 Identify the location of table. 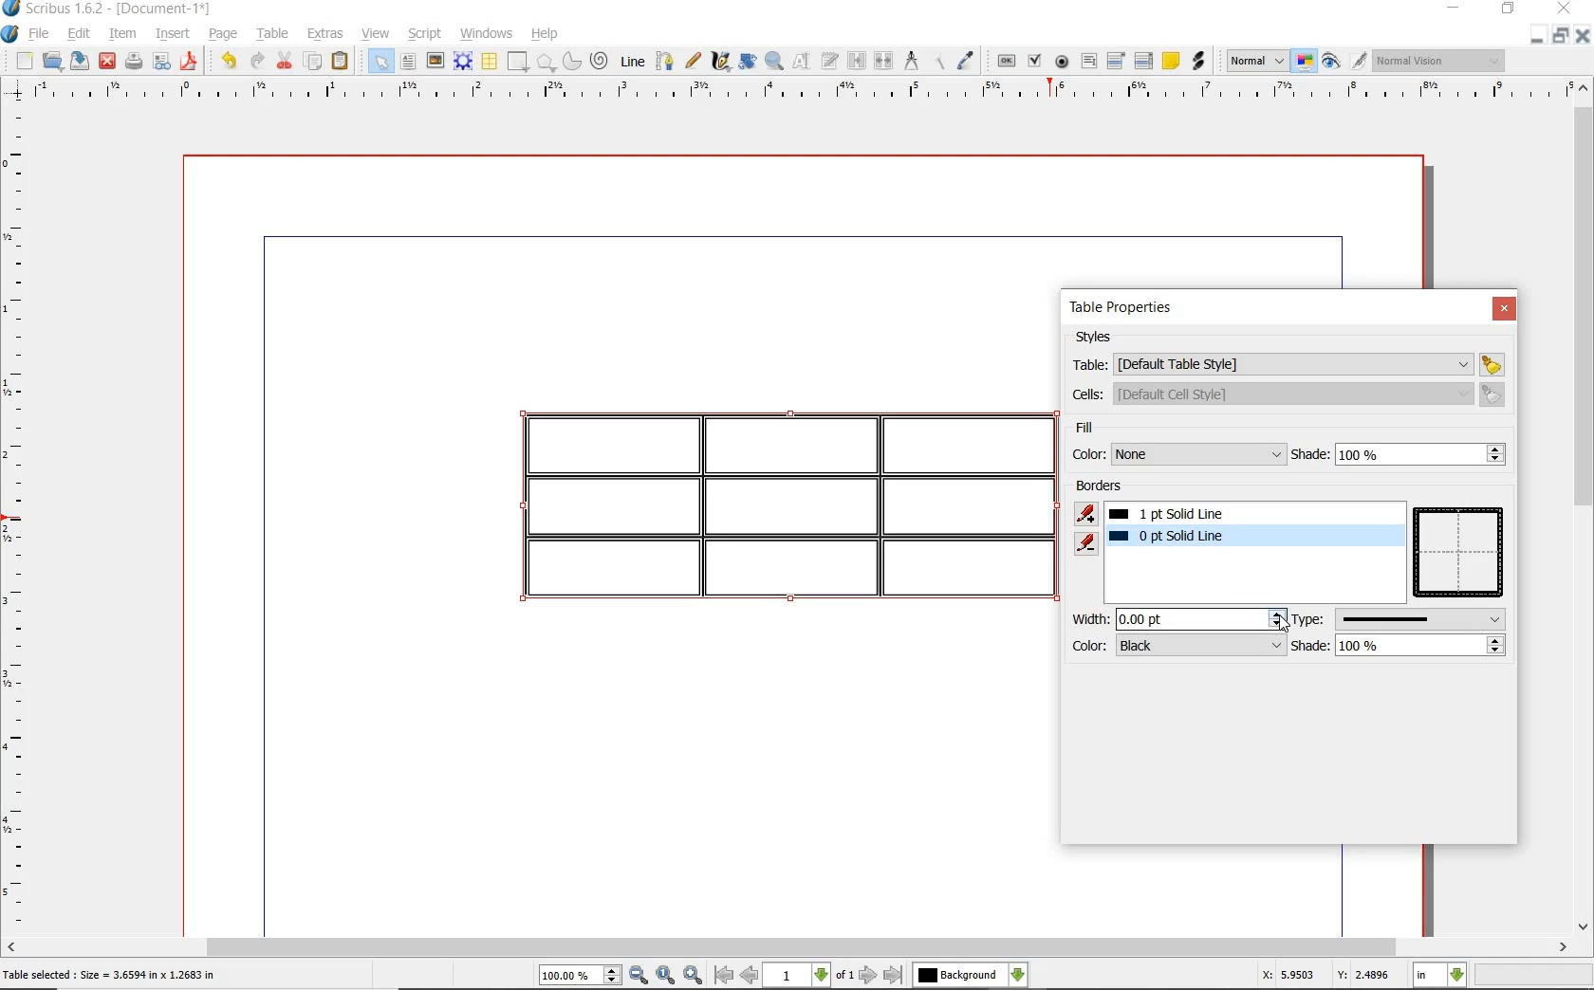
(490, 63).